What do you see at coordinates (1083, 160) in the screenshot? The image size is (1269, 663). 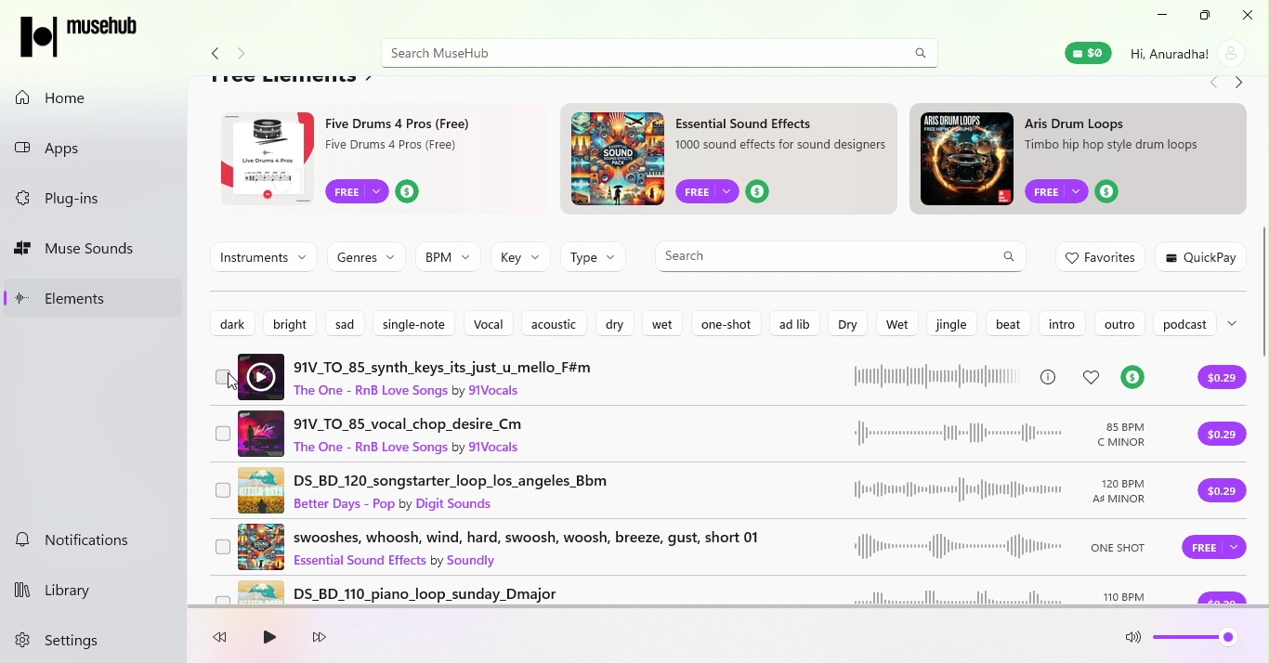 I see `ad` at bounding box center [1083, 160].